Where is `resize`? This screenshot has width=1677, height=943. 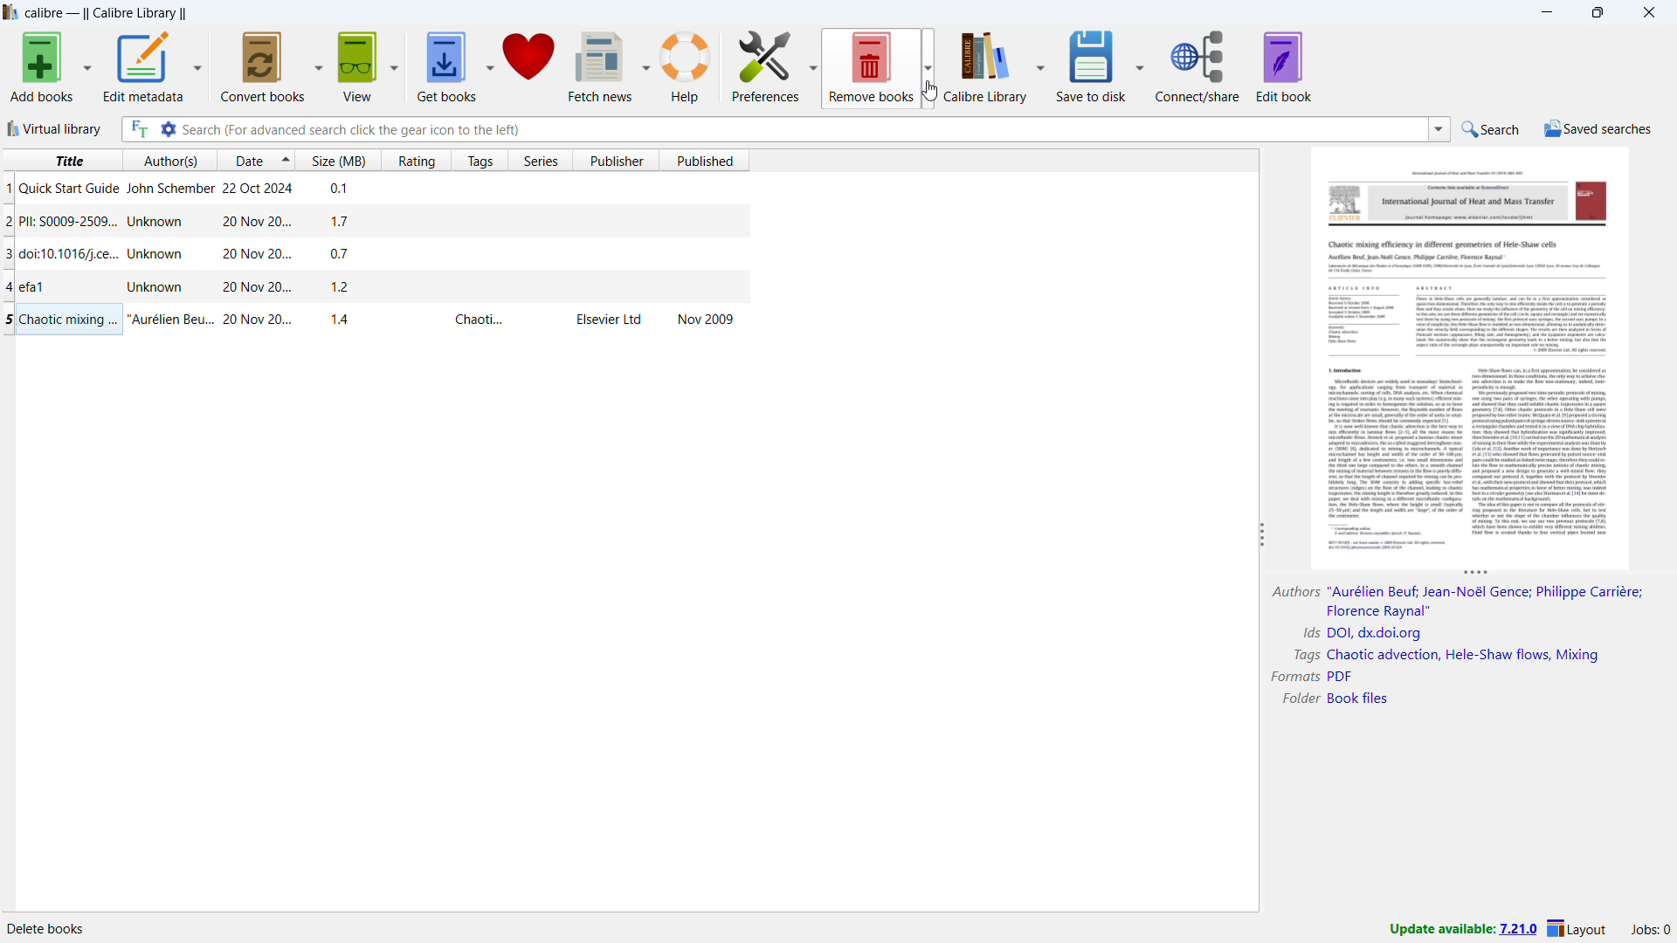 resize is located at coordinates (1476, 574).